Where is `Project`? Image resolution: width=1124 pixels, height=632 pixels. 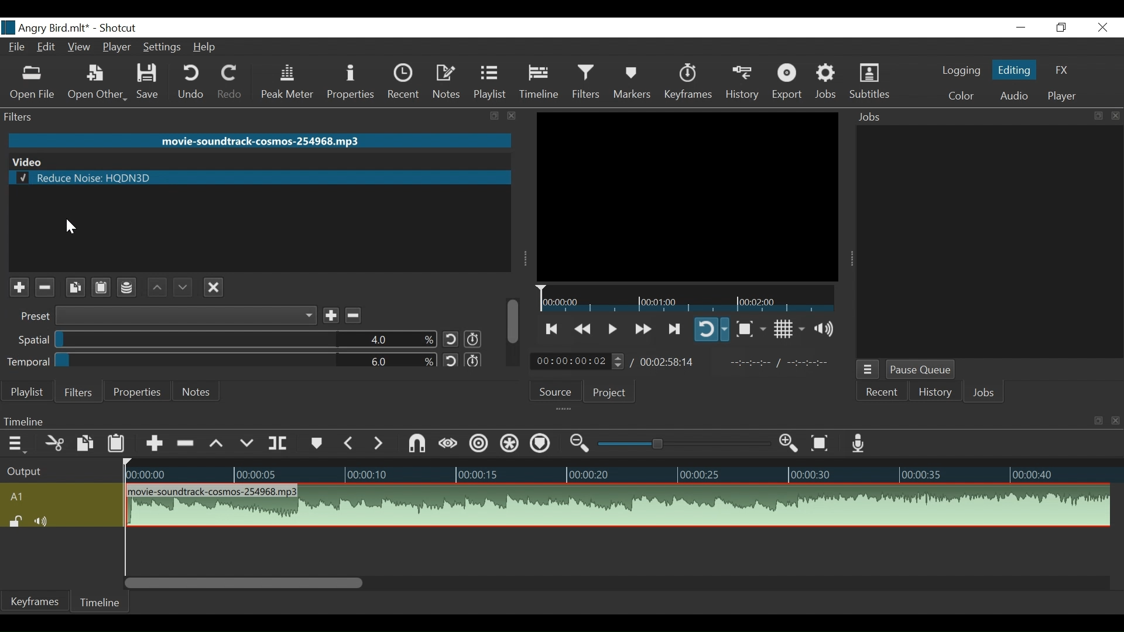
Project is located at coordinates (614, 391).